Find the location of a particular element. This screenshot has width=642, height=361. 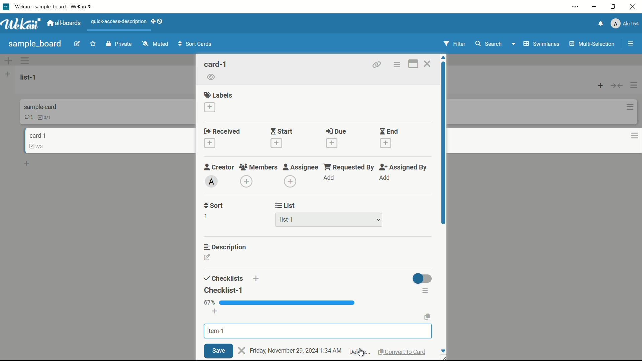

add date is located at coordinates (210, 143).